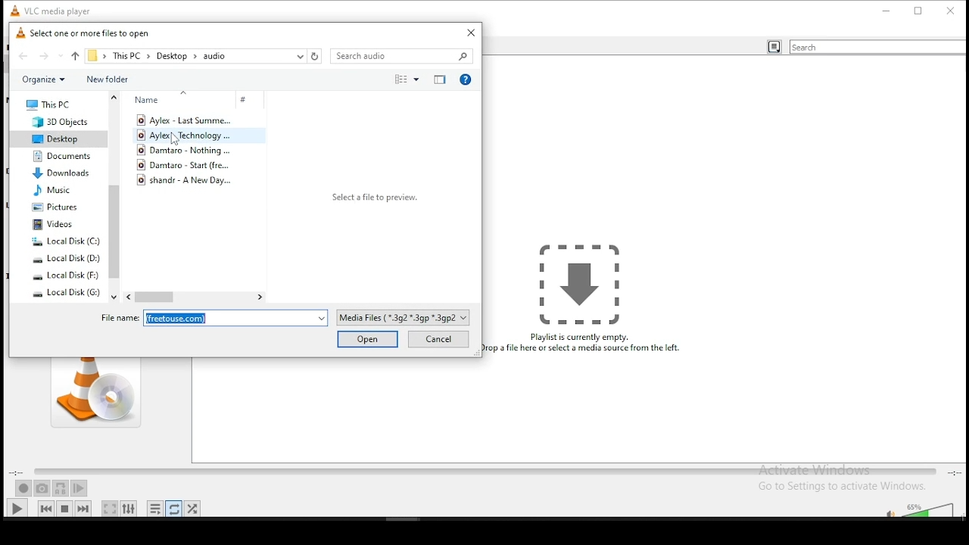 The image size is (969, 545). Describe the element at coordinates (439, 78) in the screenshot. I see `close preview pane` at that location.